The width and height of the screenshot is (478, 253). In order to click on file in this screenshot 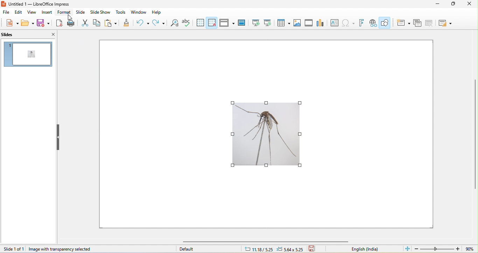, I will do `click(5, 12)`.